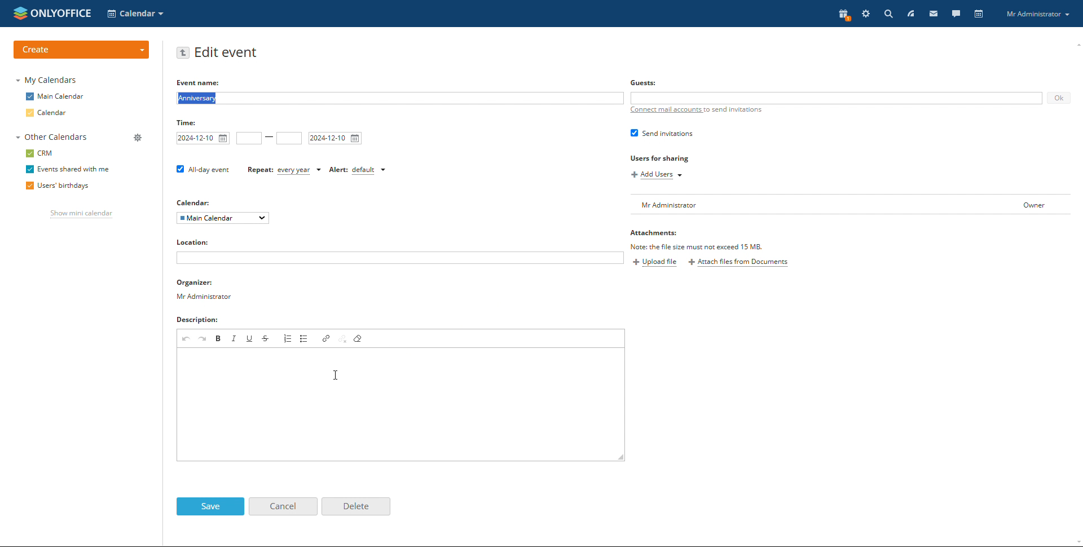  Describe the element at coordinates (663, 133) in the screenshot. I see `send invitations` at that location.